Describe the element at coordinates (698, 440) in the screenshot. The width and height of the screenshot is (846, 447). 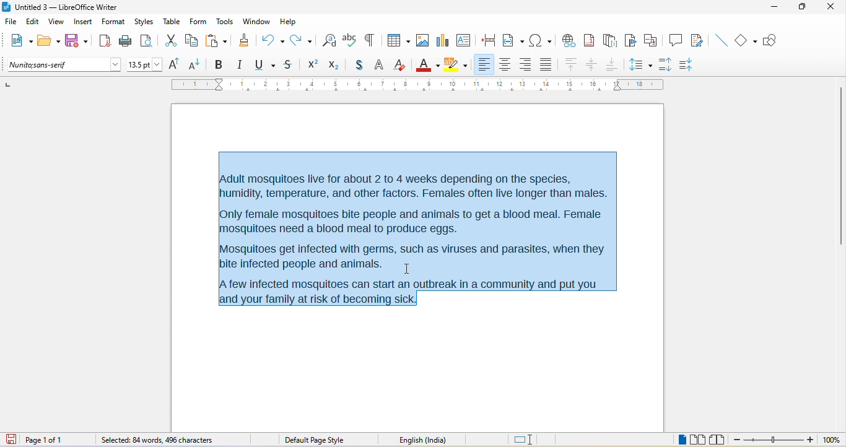
I see `multiple page view` at that location.